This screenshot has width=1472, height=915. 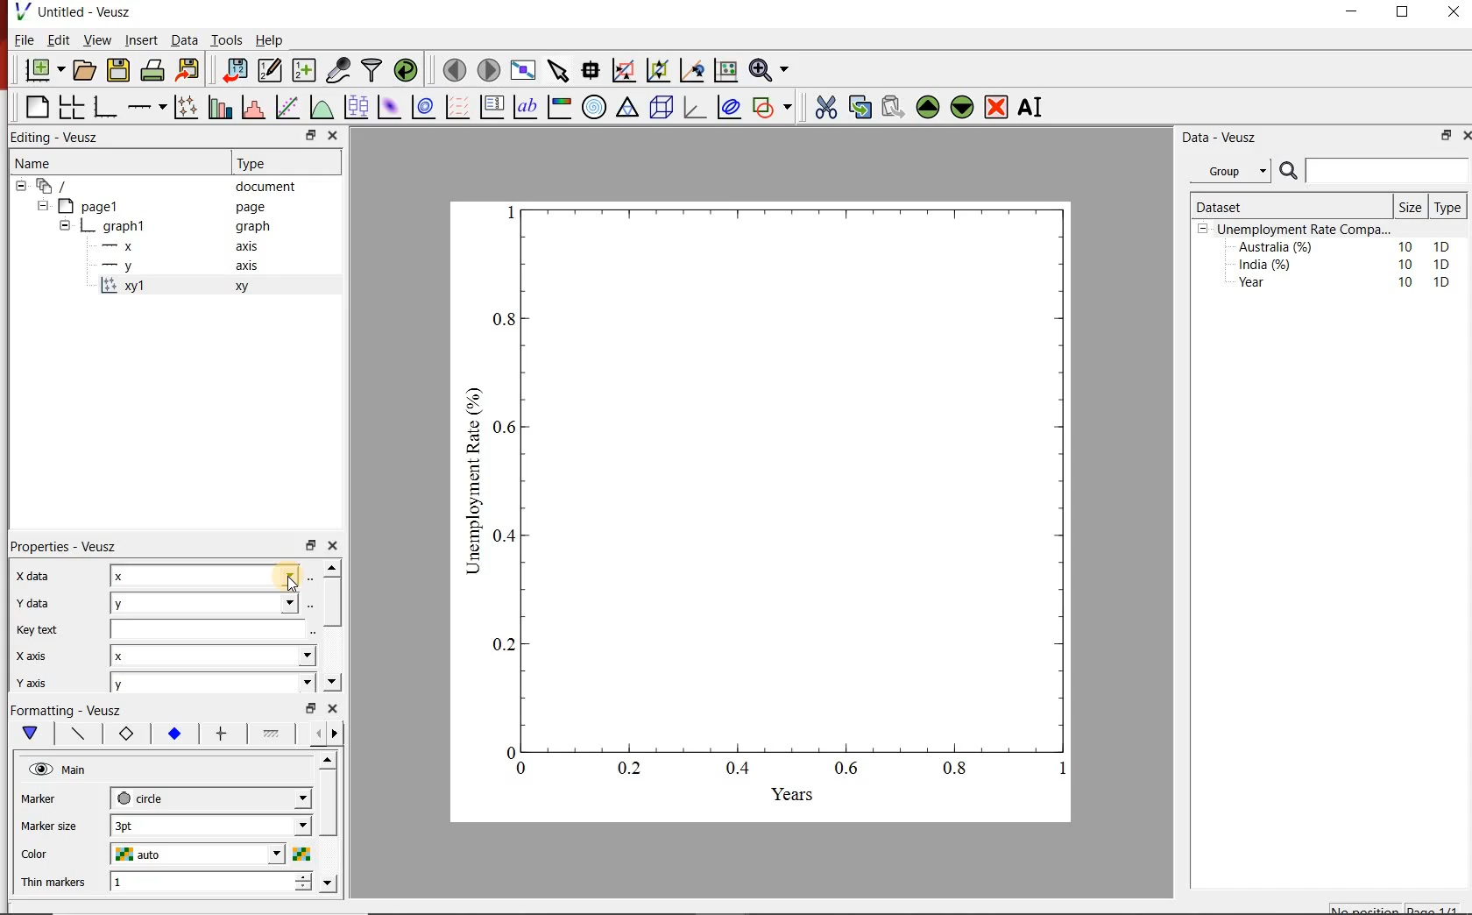 I want to click on print document, so click(x=152, y=68).